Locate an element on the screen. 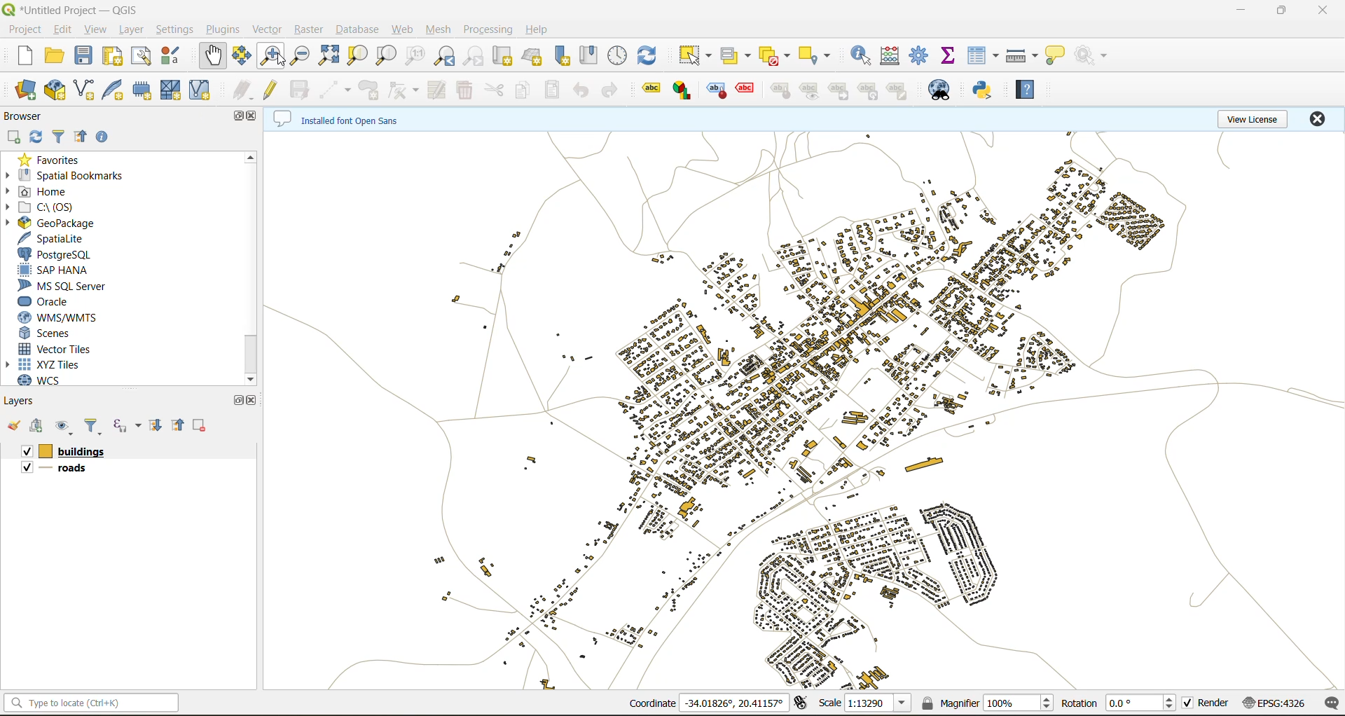  coordinates is located at coordinates (710, 703).